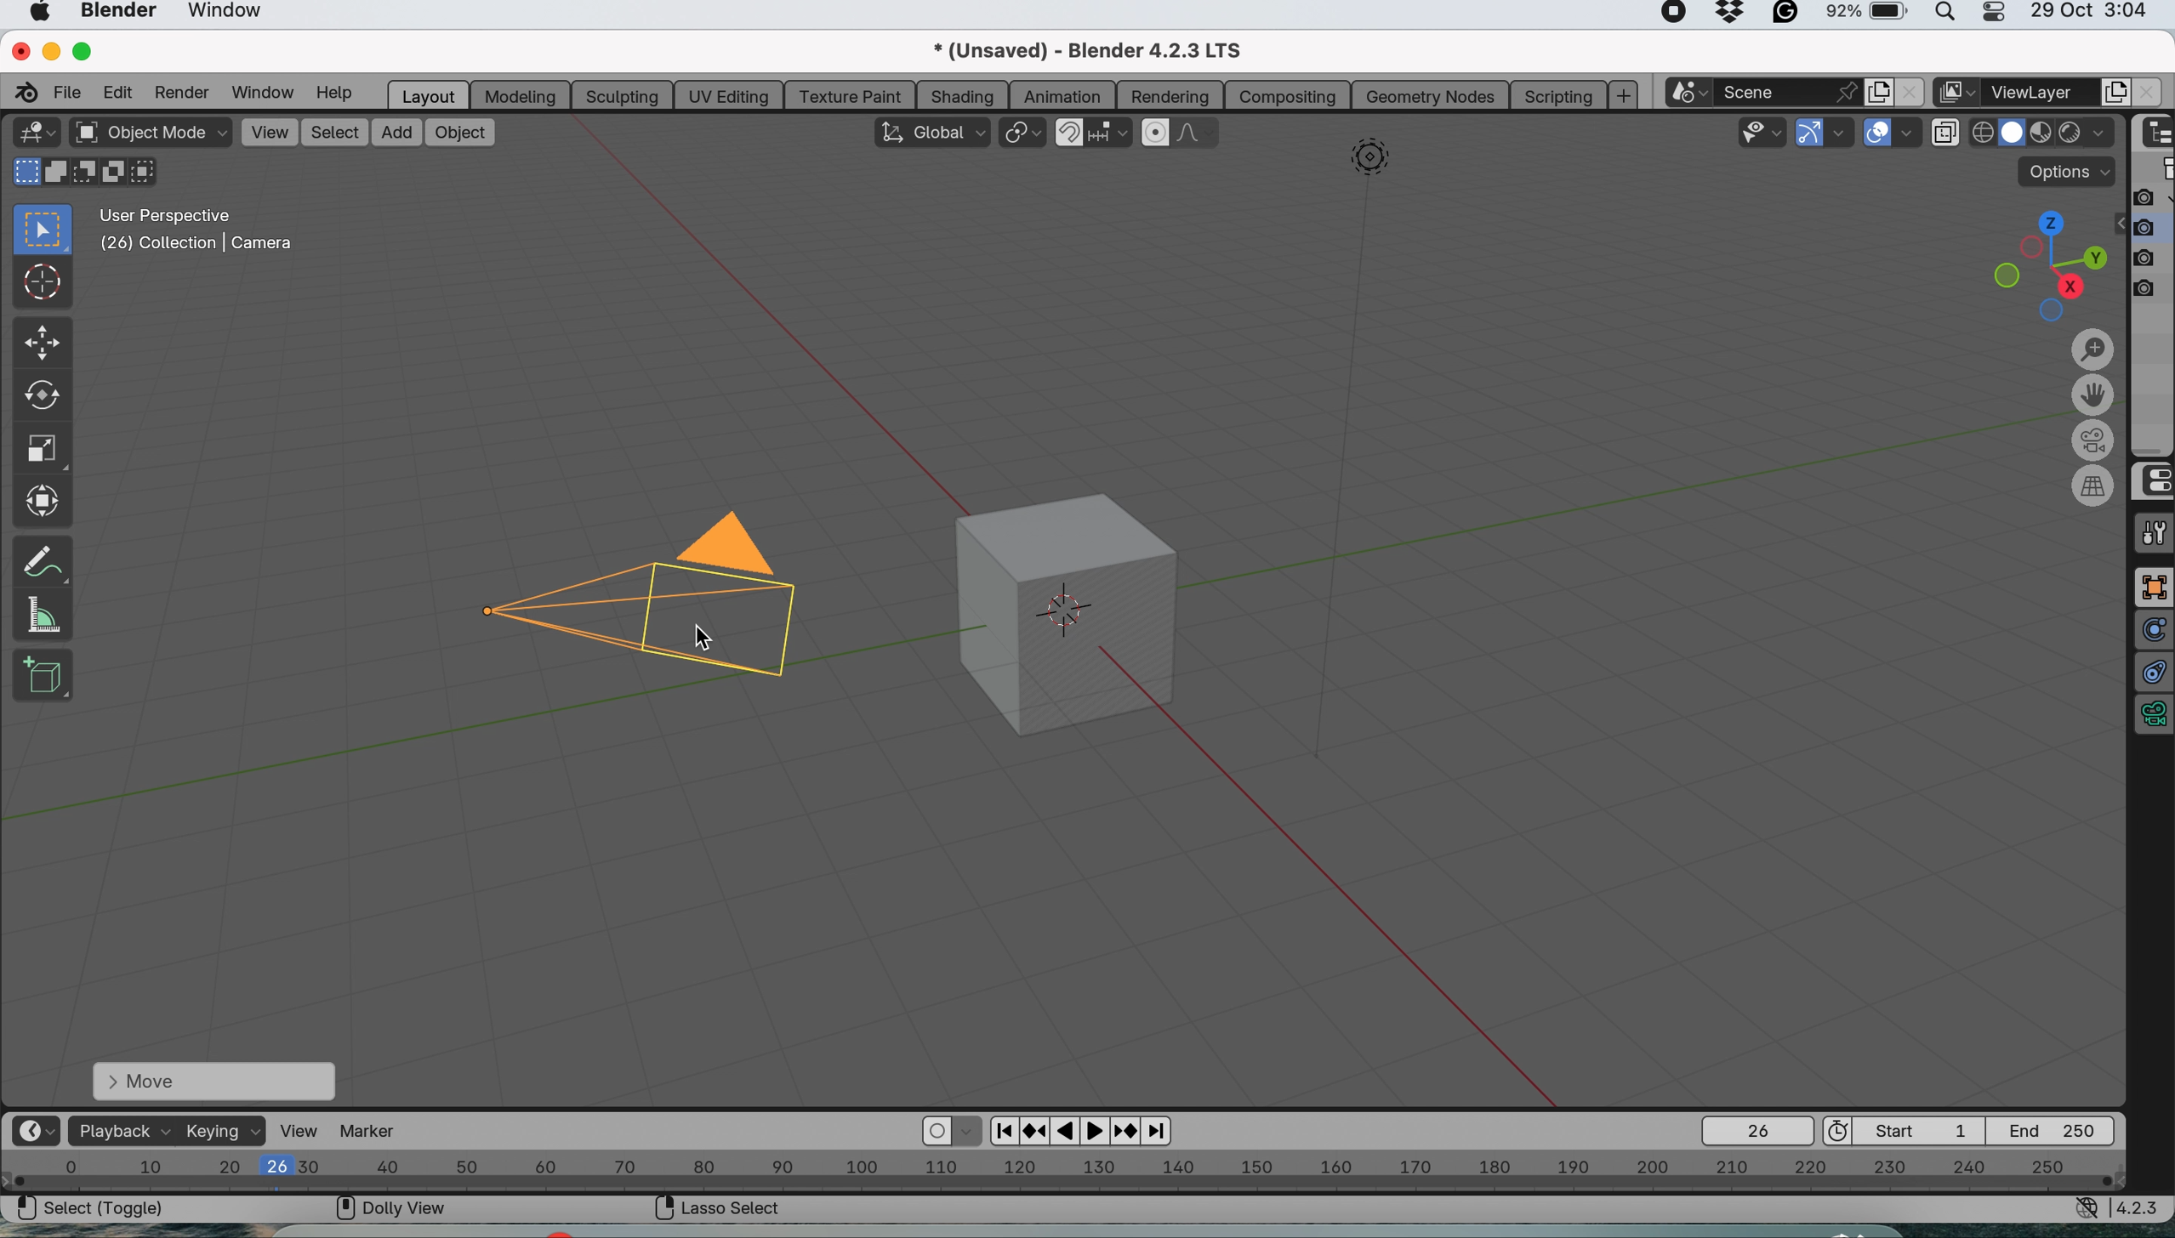 This screenshot has width=2175, height=1238. I want to click on measure, so click(42, 613).